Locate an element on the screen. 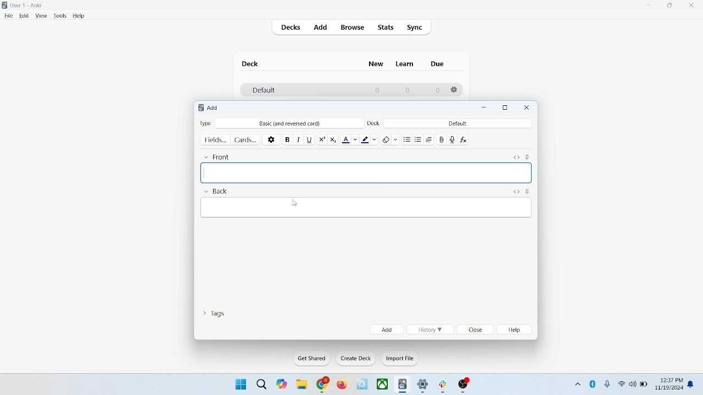 This screenshot has width=703, height=395. add is located at coordinates (321, 28).